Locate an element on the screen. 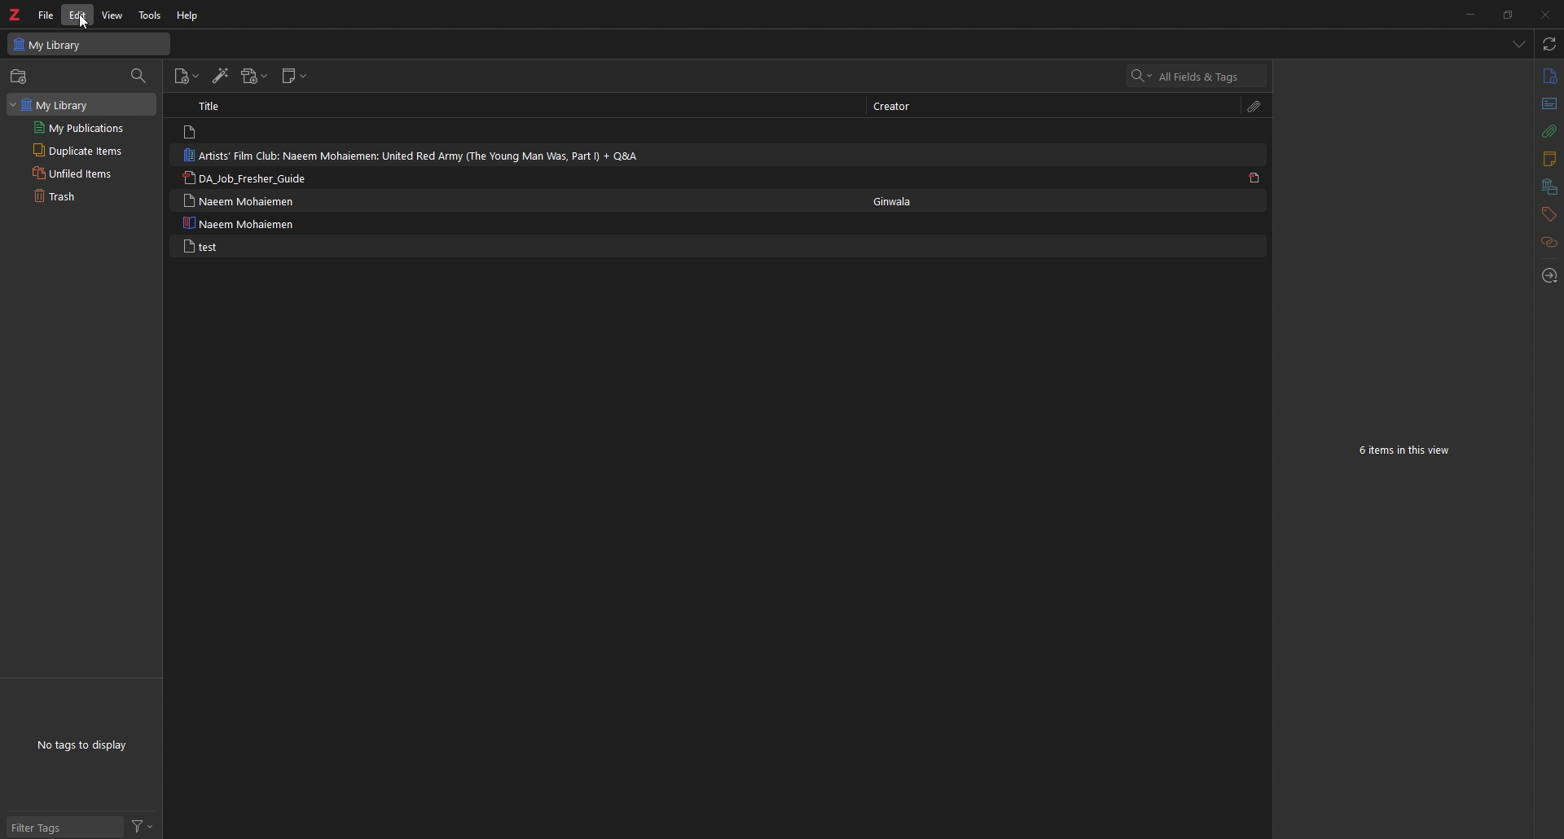  filter tags is located at coordinates (64, 826).